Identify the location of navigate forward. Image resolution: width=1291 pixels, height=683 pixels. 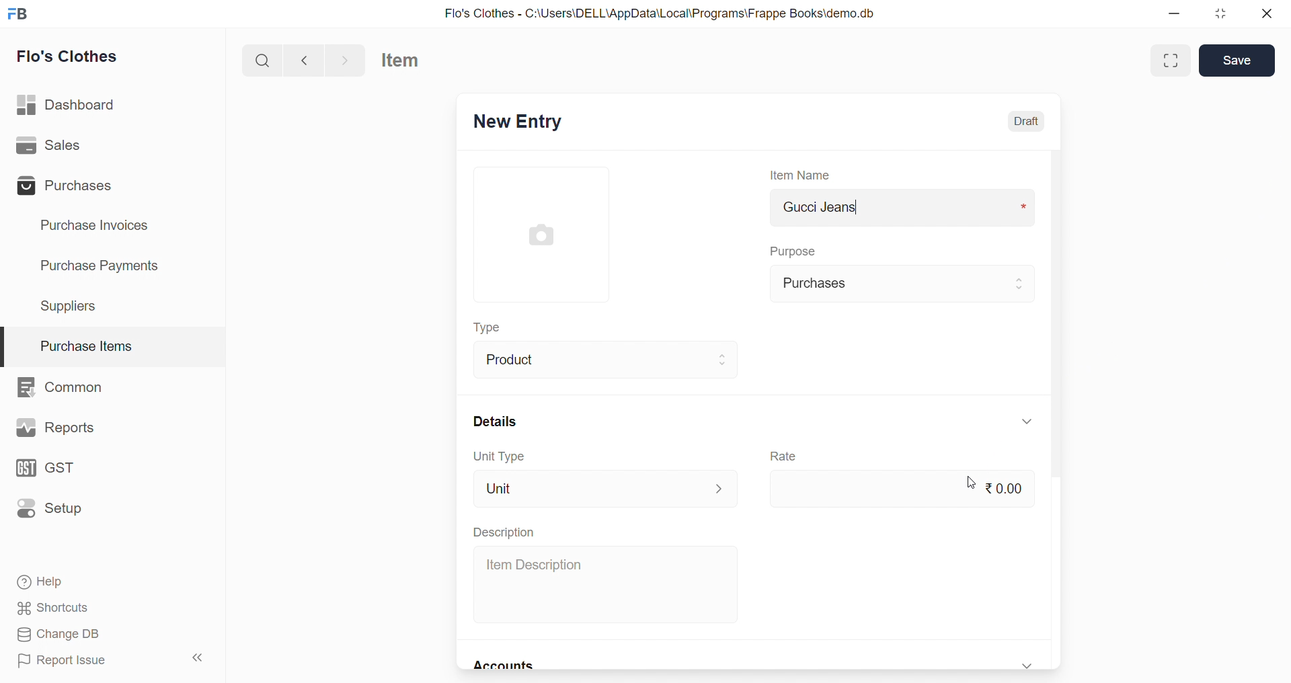
(347, 60).